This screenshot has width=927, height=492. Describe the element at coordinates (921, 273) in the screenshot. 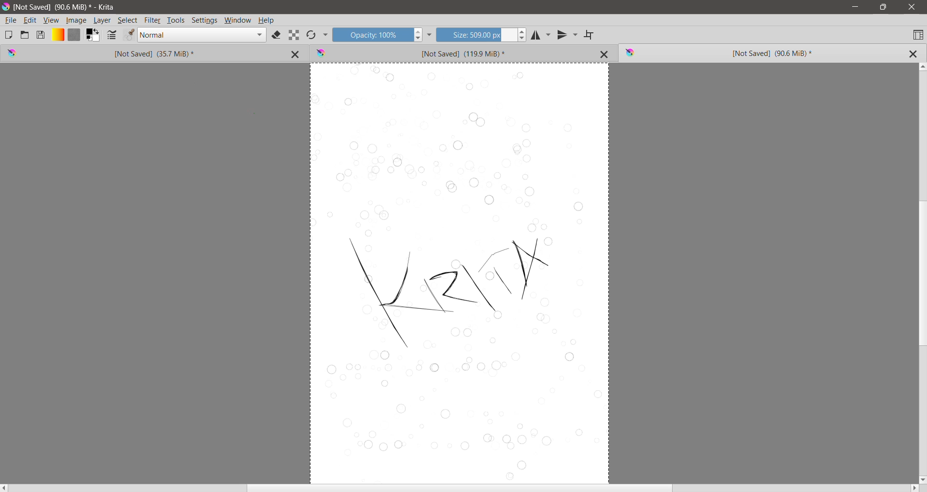

I see `Vertical Scroll Bar` at that location.